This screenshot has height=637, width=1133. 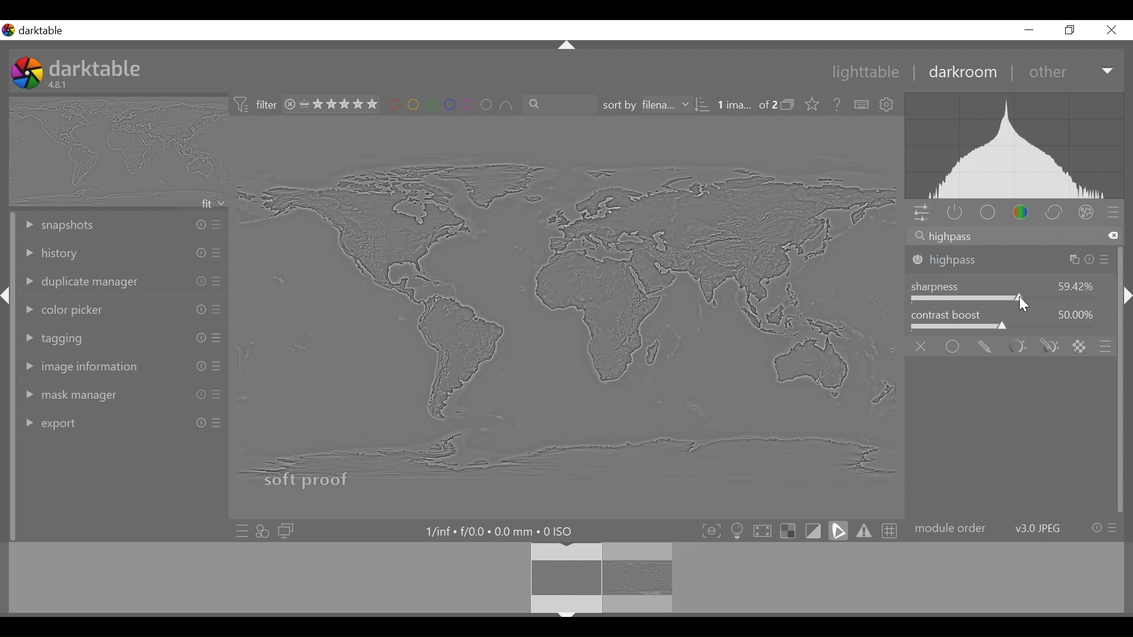 What do you see at coordinates (558, 309) in the screenshot?
I see `Image` at bounding box center [558, 309].